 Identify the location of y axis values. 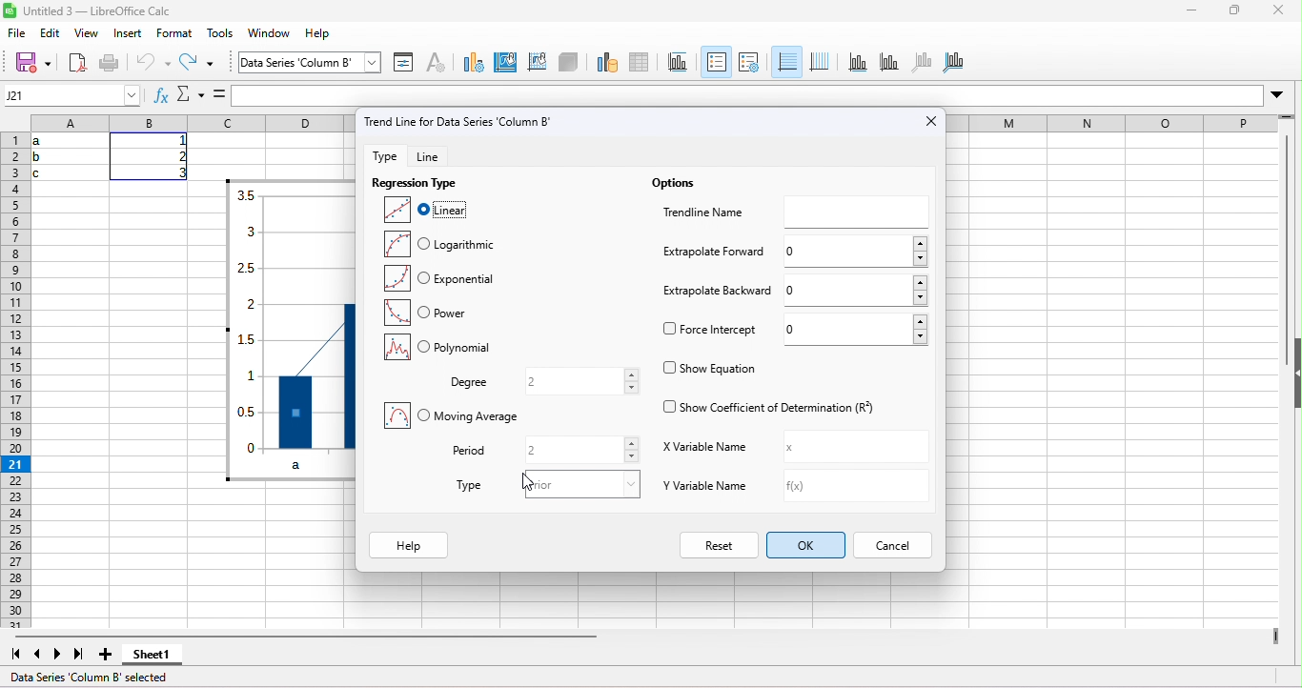
(247, 322).